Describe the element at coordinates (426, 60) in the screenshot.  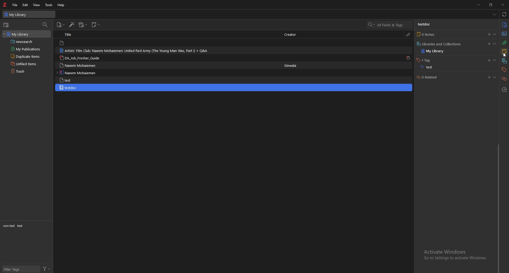
I see `1 tag` at that location.